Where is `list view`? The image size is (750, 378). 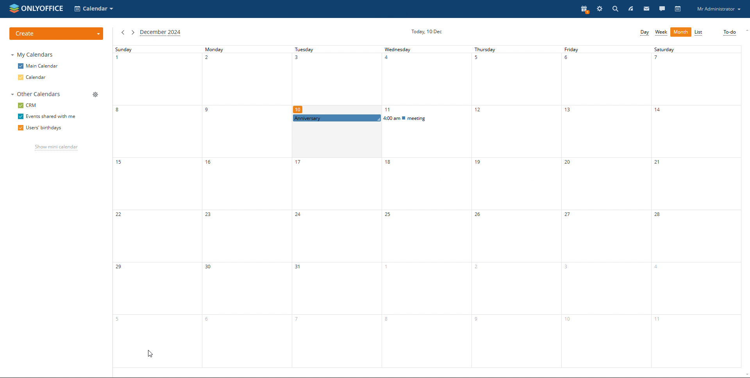 list view is located at coordinates (699, 33).